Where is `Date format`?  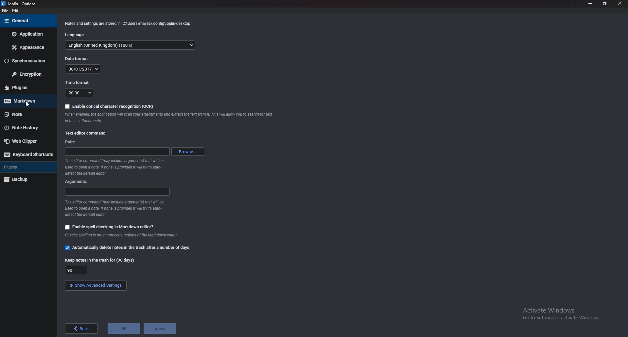 Date format is located at coordinates (80, 58).